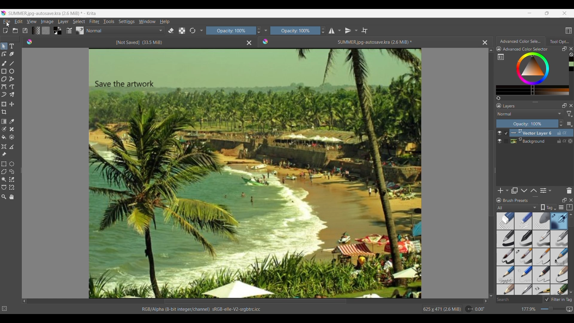  Describe the element at coordinates (494, 179) in the screenshot. I see `Change width of panels attached to this line` at that location.